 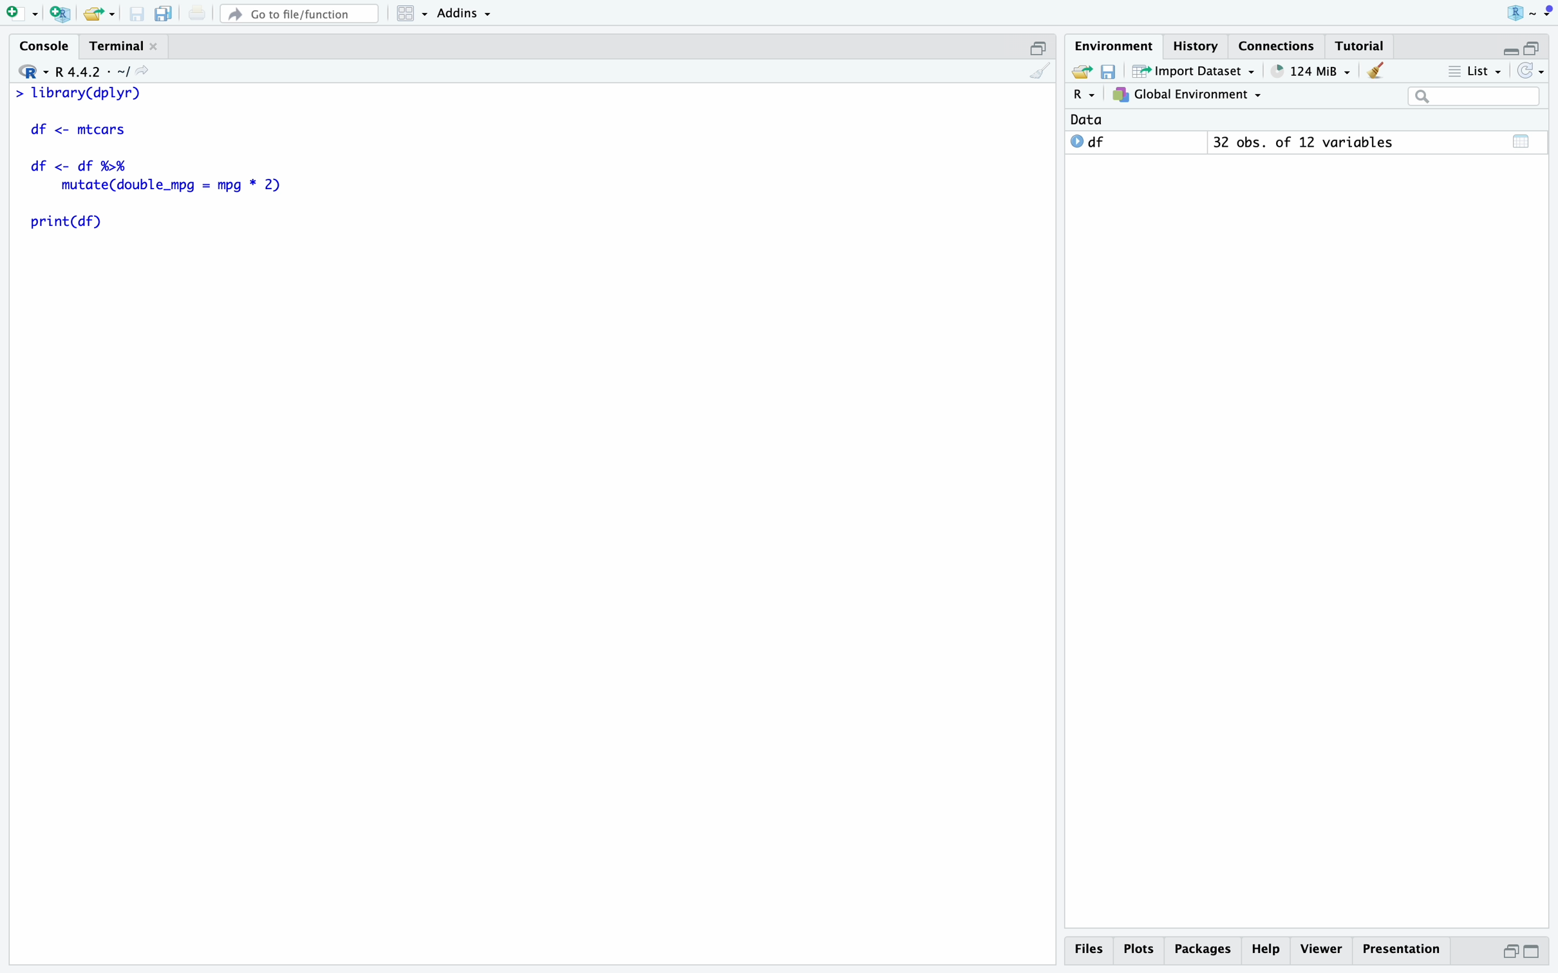 I want to click on viewer, so click(x=1322, y=950).